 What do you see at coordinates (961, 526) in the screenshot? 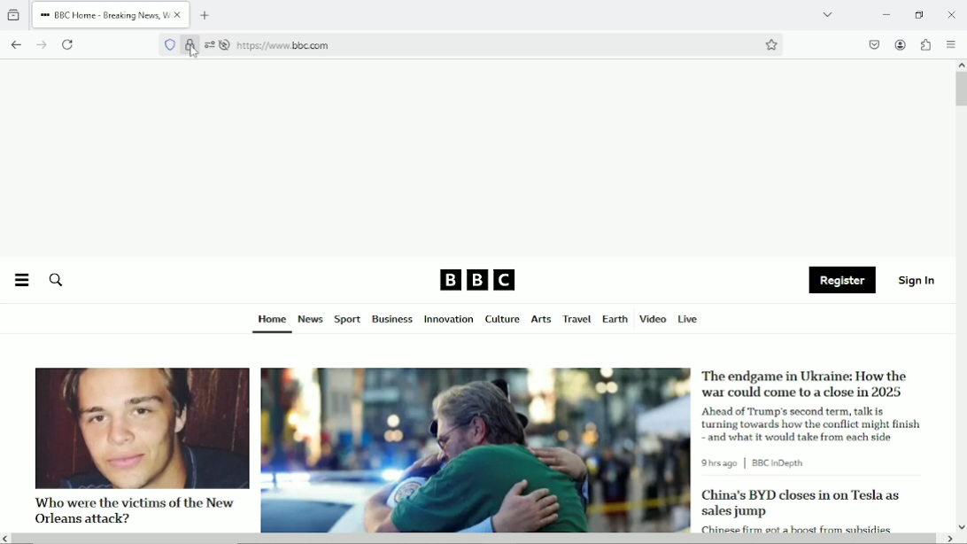
I see `scroll down` at bounding box center [961, 526].